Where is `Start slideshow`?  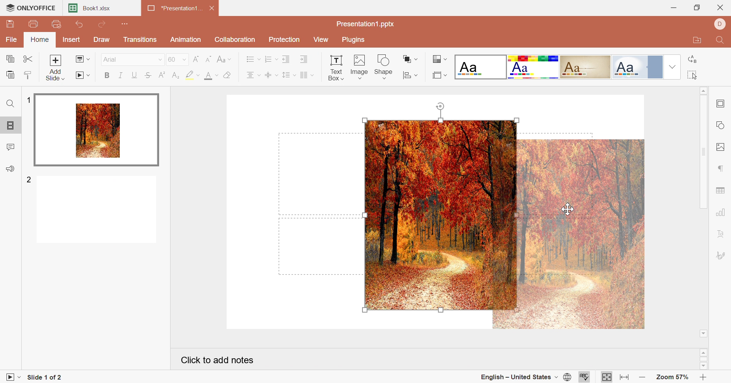 Start slideshow is located at coordinates (11, 376).